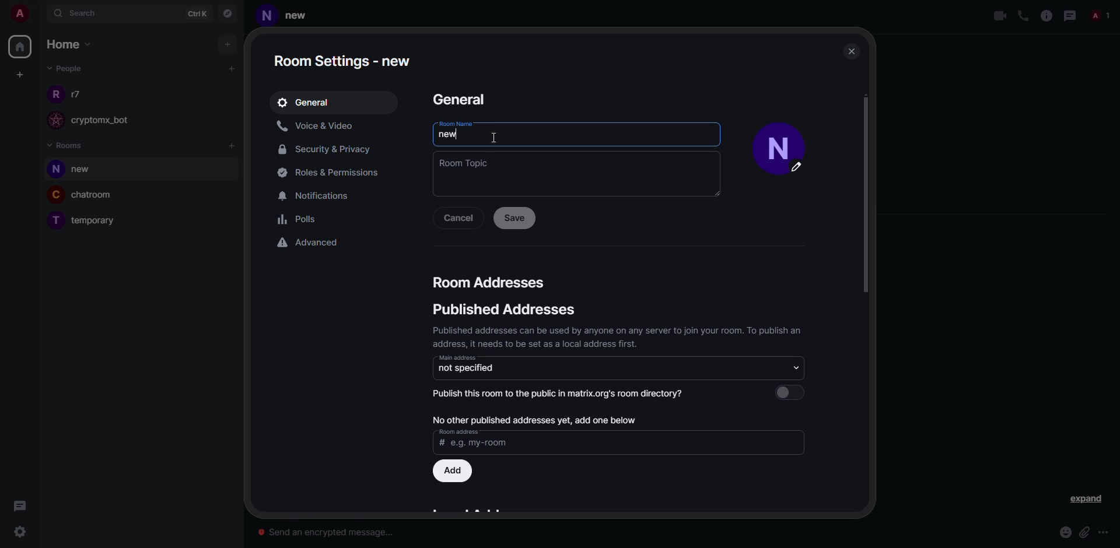 The height and width of the screenshot is (548, 1120). Describe the element at coordinates (454, 124) in the screenshot. I see `room name` at that location.